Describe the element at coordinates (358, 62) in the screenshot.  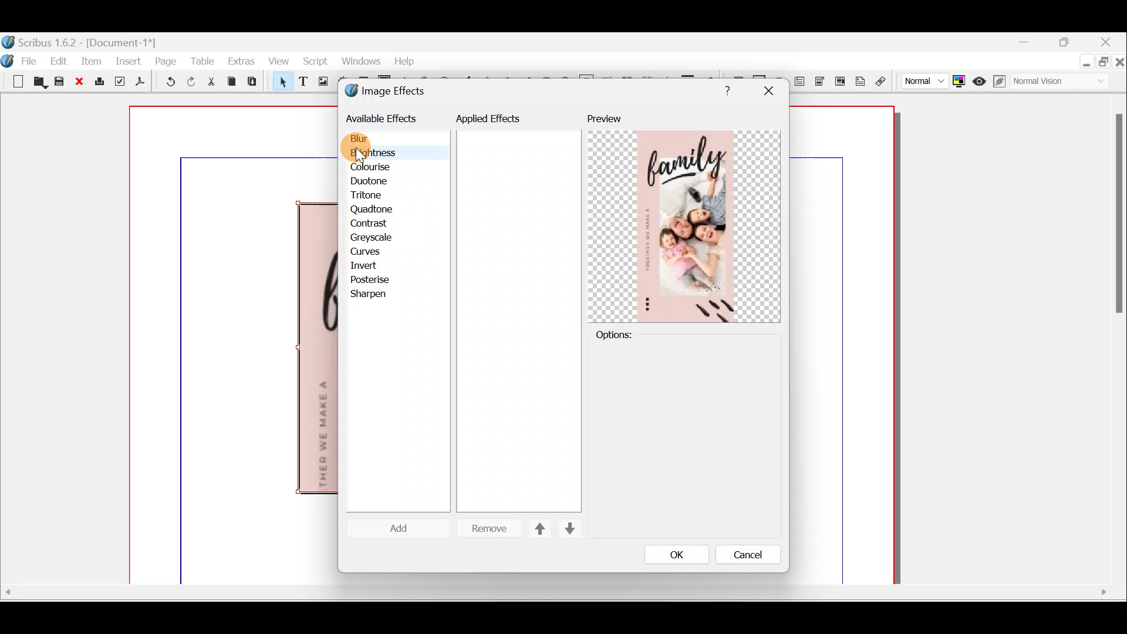
I see `Windows` at that location.